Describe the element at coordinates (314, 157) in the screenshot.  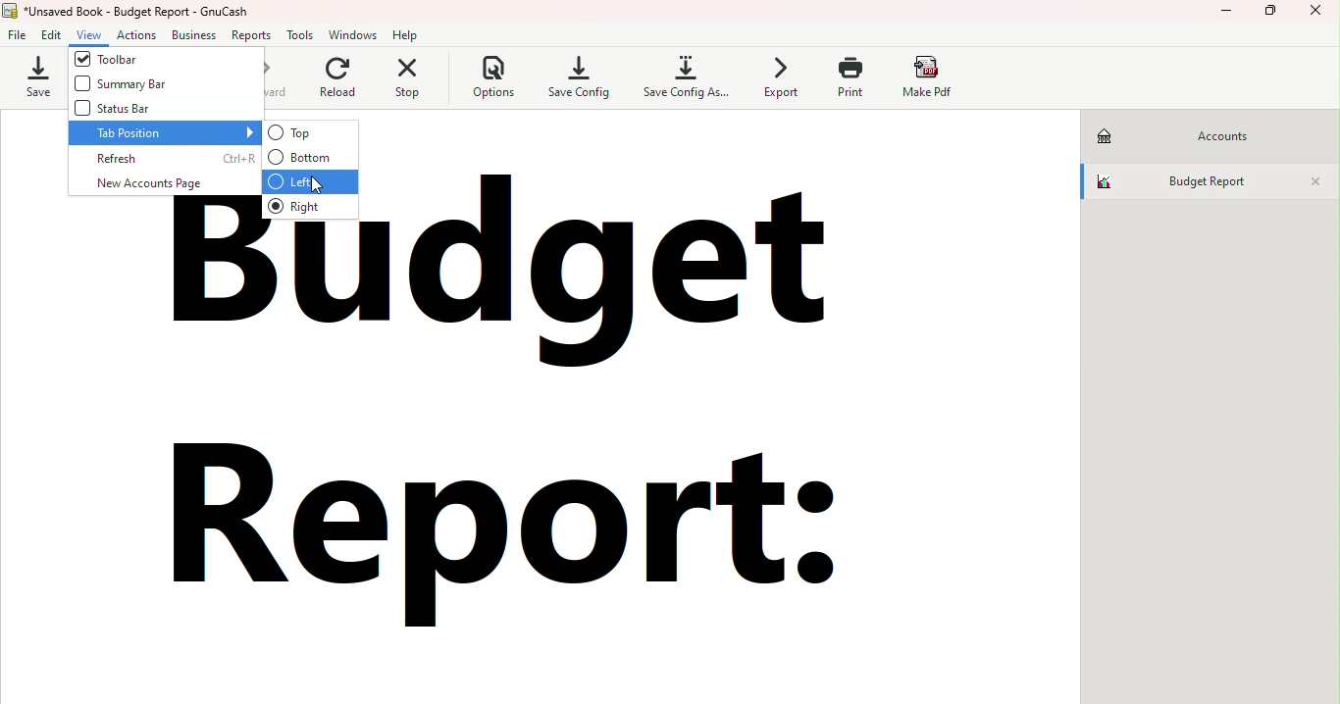
I see `Bottom` at that location.